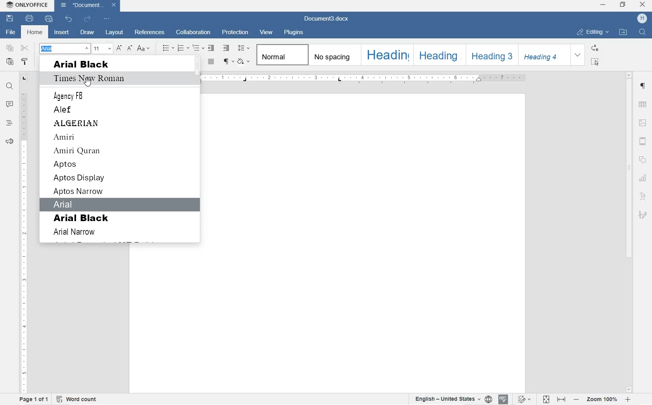 This screenshot has width=652, height=405. Describe the element at coordinates (95, 78) in the screenshot. I see `Time New Roman` at that location.